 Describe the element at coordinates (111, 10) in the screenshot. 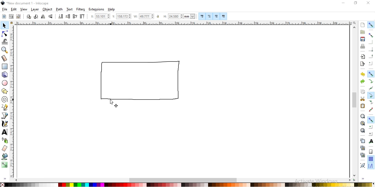

I see `help` at that location.